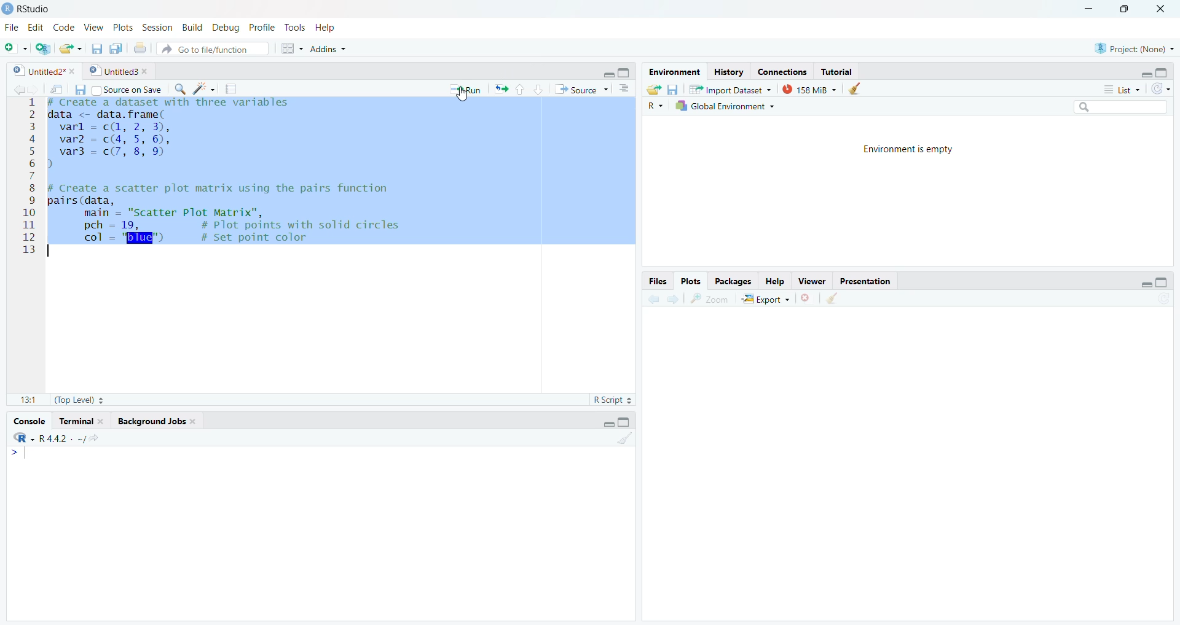 The image size is (1180, 625). I want to click on Debug, so click(226, 26).